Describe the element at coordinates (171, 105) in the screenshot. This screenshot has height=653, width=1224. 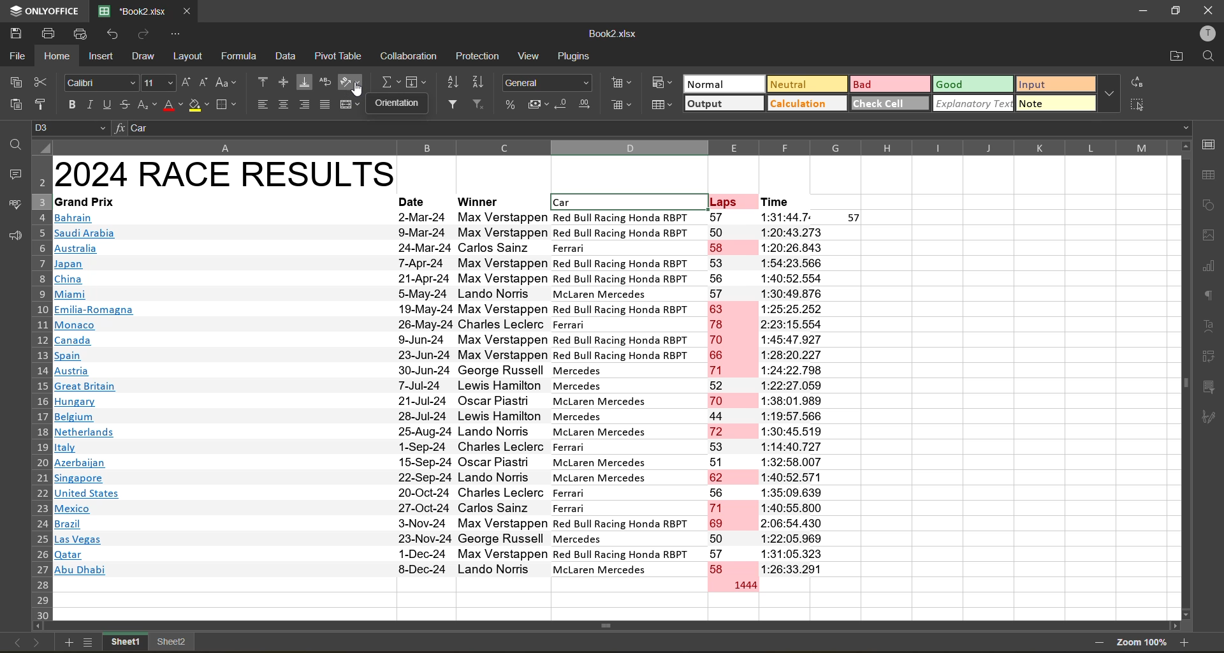
I see `font color` at that location.